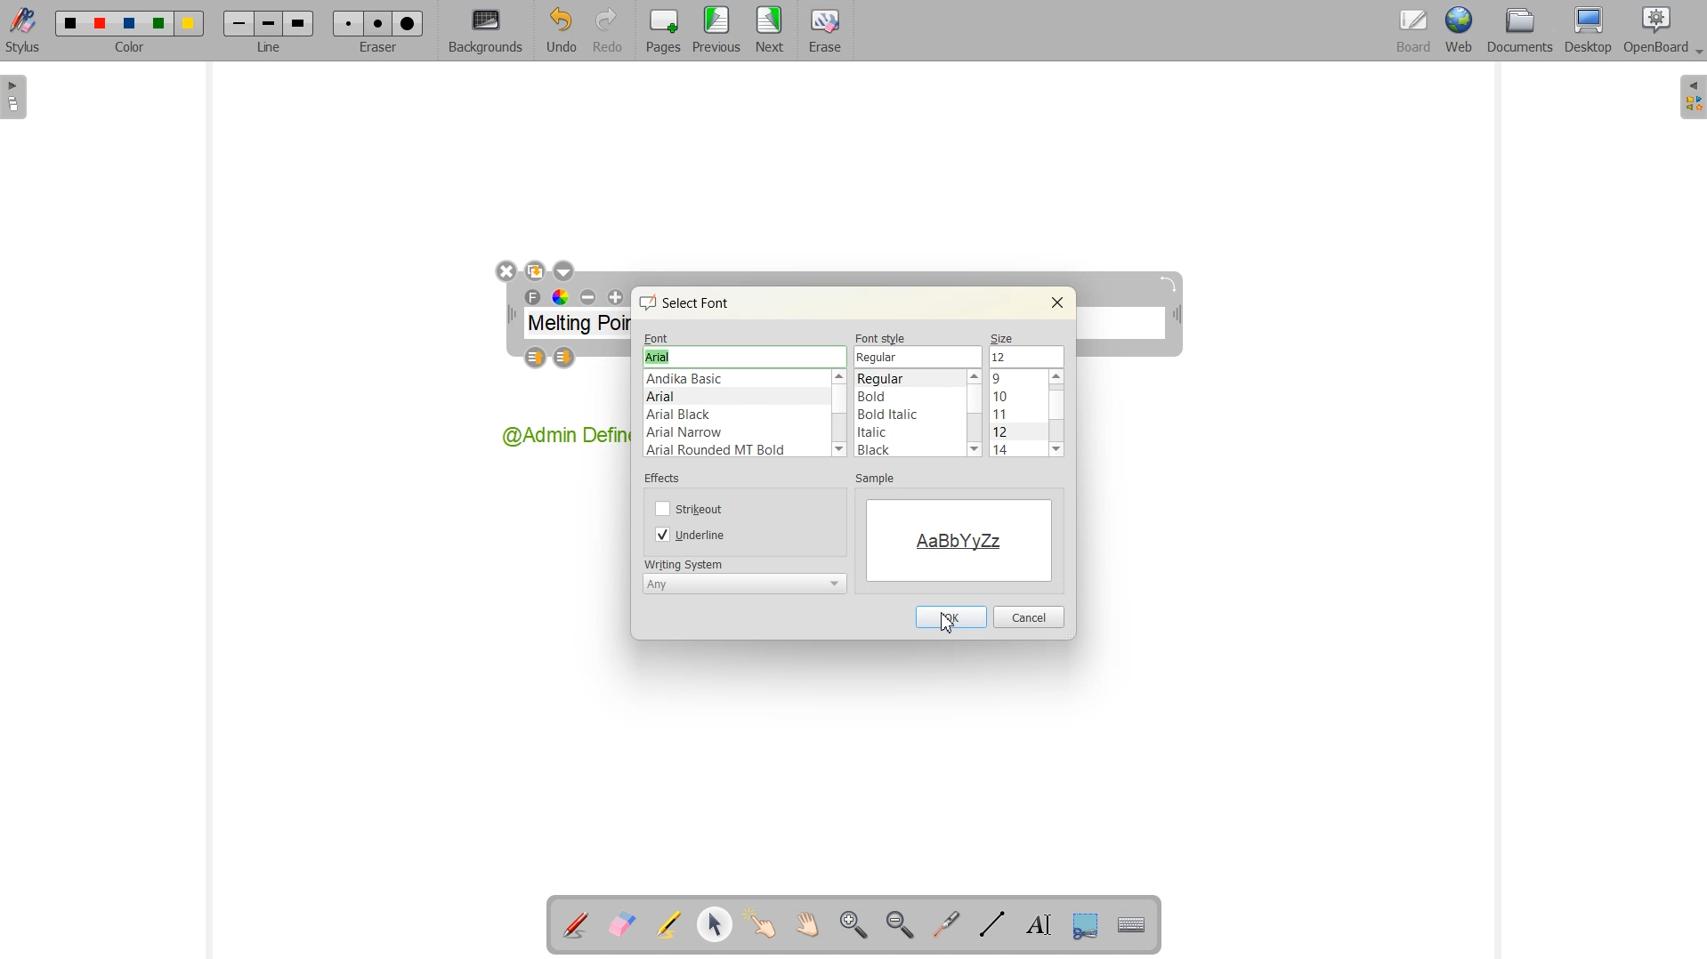 This screenshot has width=1707, height=959. What do you see at coordinates (1411, 32) in the screenshot?
I see `Board` at bounding box center [1411, 32].